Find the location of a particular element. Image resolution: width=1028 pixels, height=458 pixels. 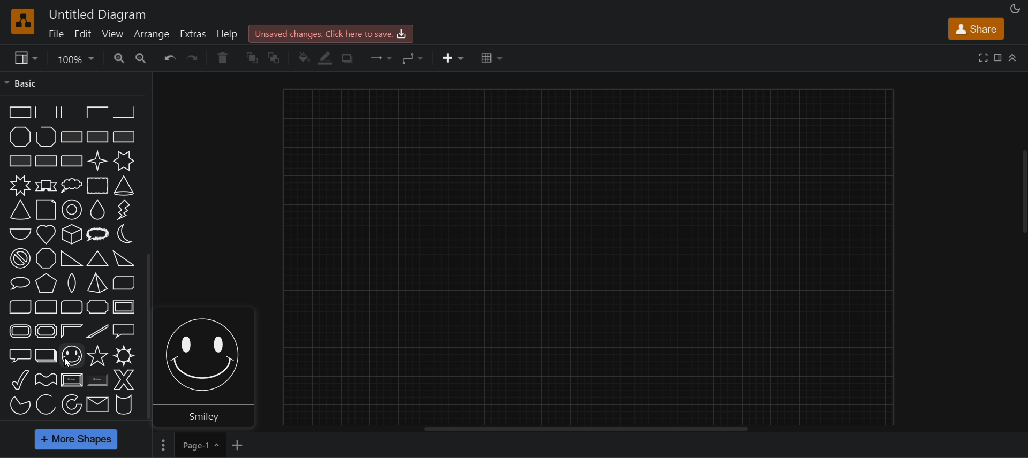

adjustable cone is located at coordinates (19, 209).